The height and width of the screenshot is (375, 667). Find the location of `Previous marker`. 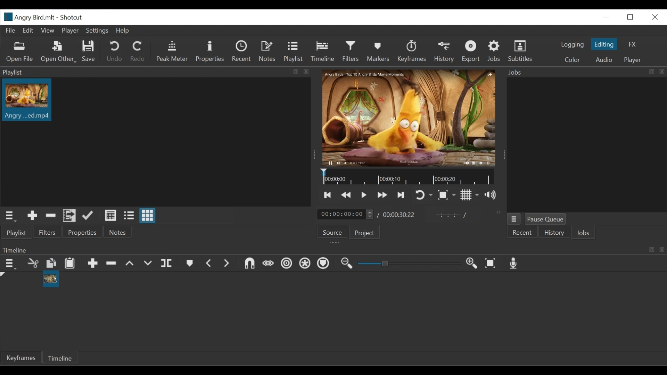

Previous marker is located at coordinates (209, 264).